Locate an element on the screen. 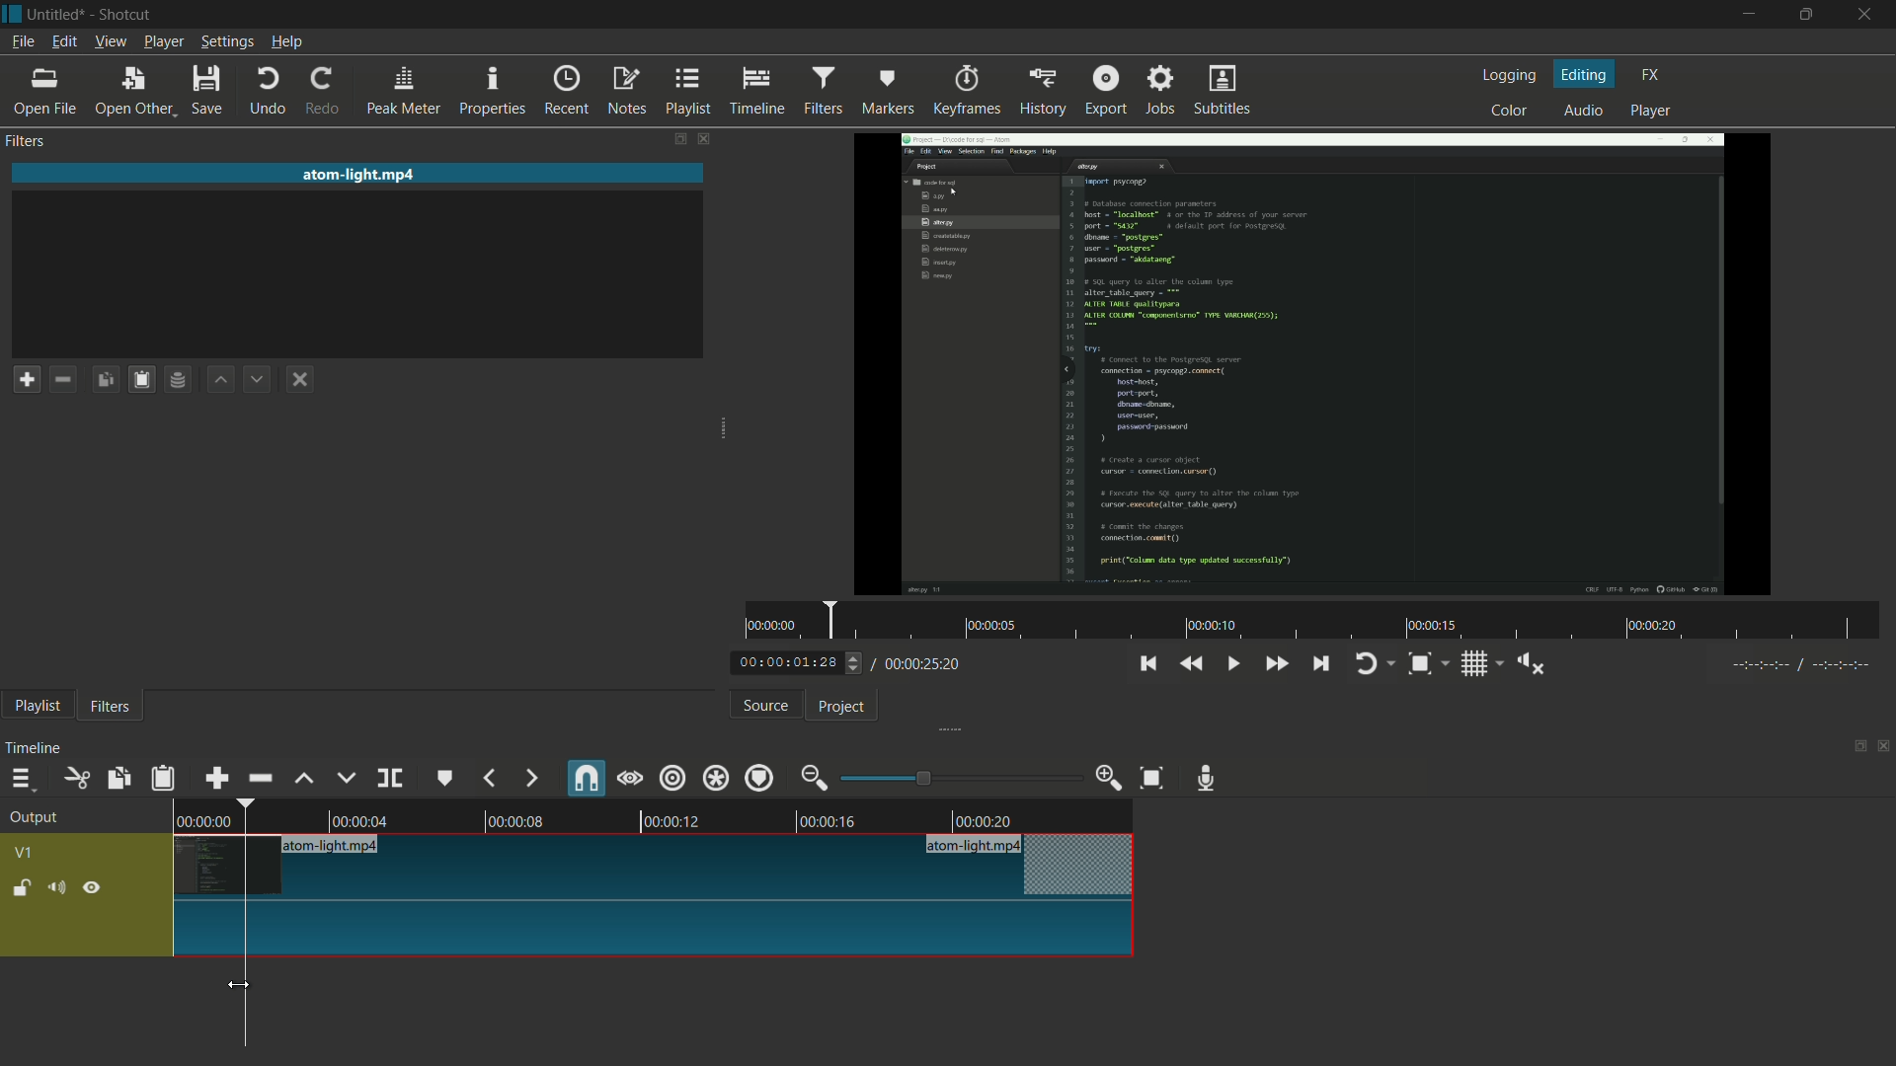 The height and width of the screenshot is (1066, 1896). add a filter is located at coordinates (27, 379).